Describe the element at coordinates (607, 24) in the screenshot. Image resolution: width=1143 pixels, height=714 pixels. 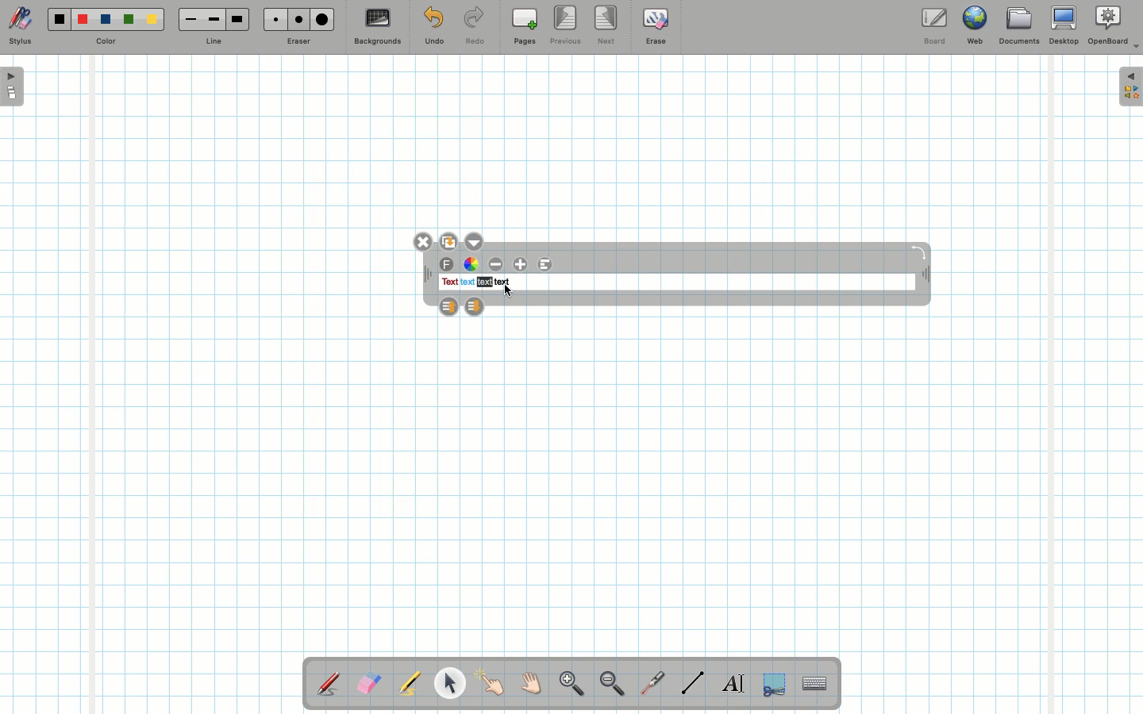
I see `Next` at that location.